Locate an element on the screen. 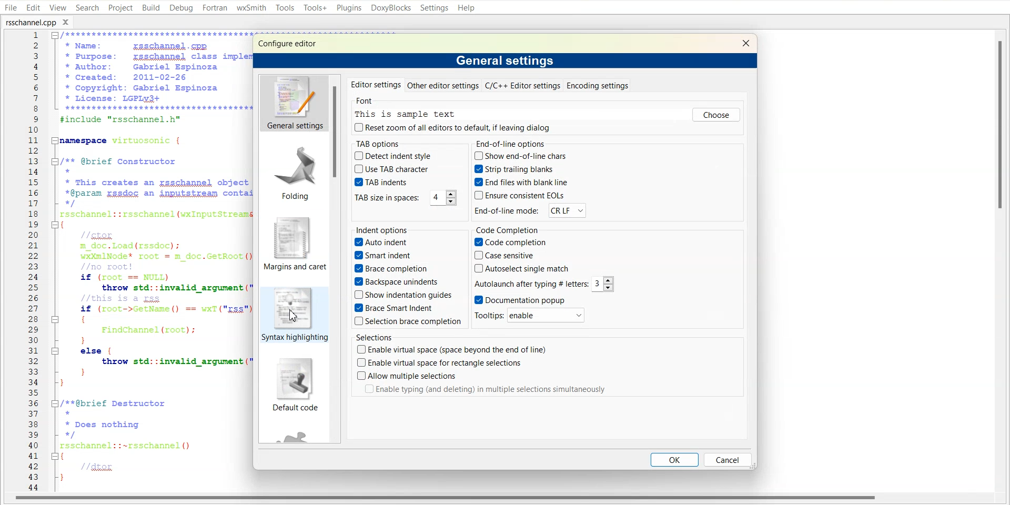  Selection is located at coordinates (375, 337).